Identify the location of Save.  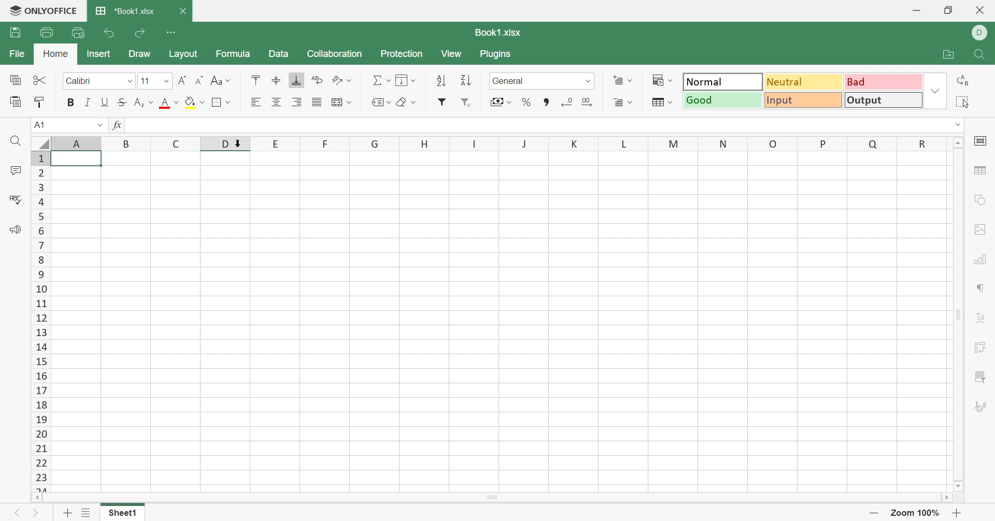
(16, 33).